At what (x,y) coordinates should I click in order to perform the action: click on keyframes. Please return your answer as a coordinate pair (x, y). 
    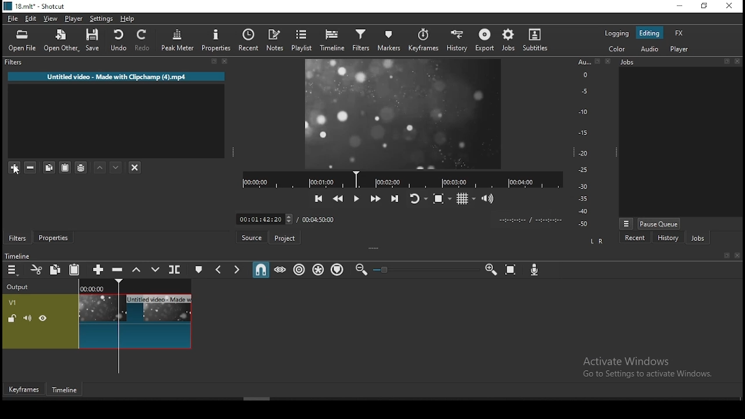
    Looking at the image, I should click on (423, 41).